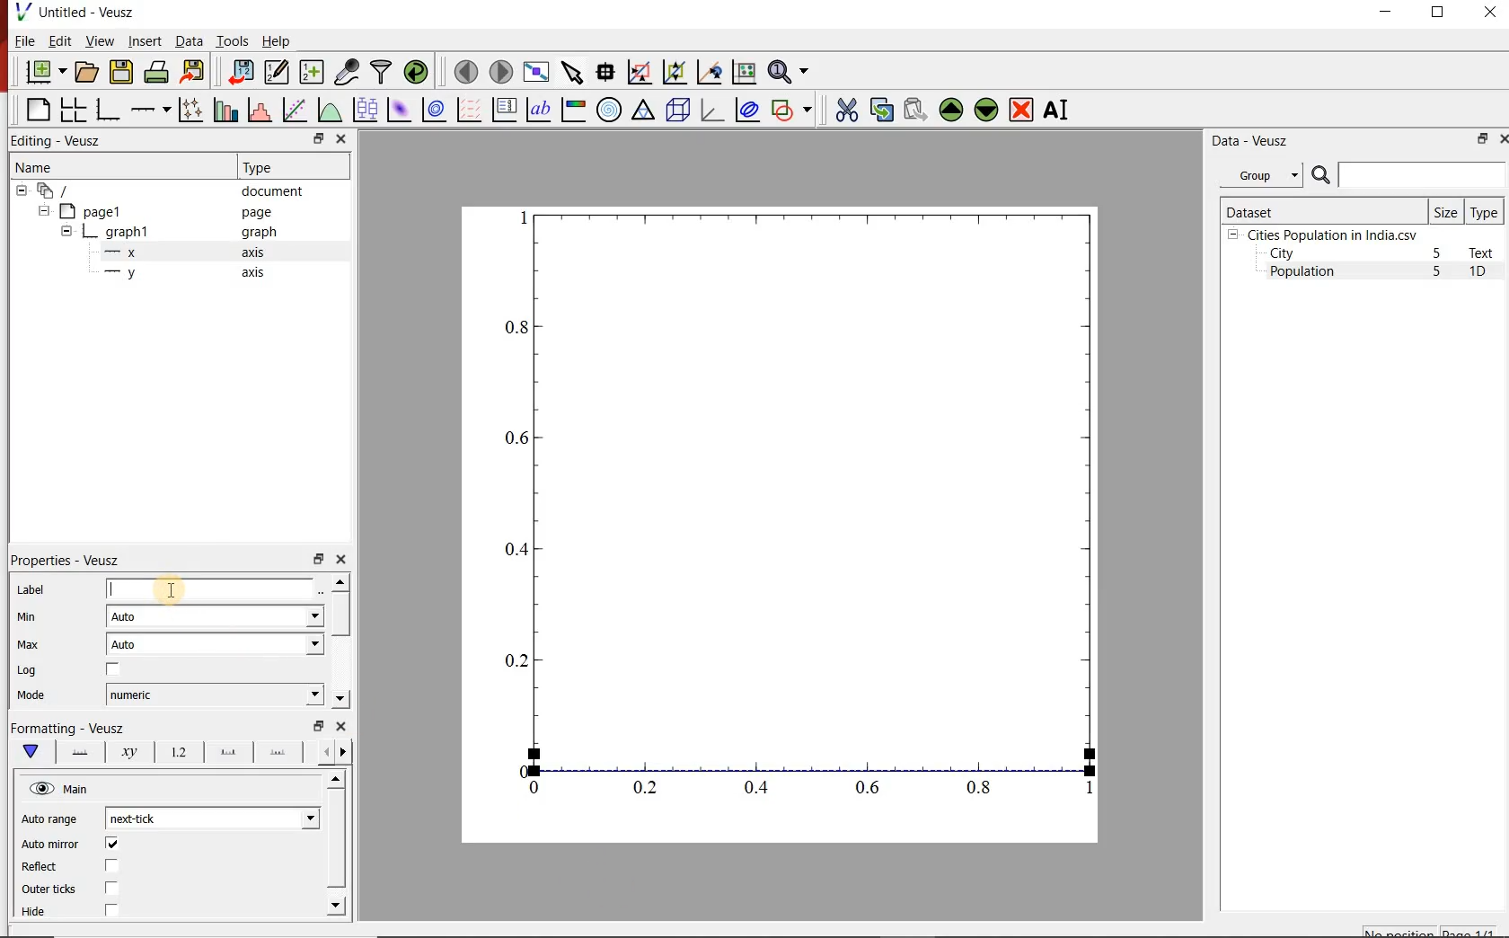 The height and width of the screenshot is (938, 1509). I want to click on paste widget from the clipboard, so click(915, 110).